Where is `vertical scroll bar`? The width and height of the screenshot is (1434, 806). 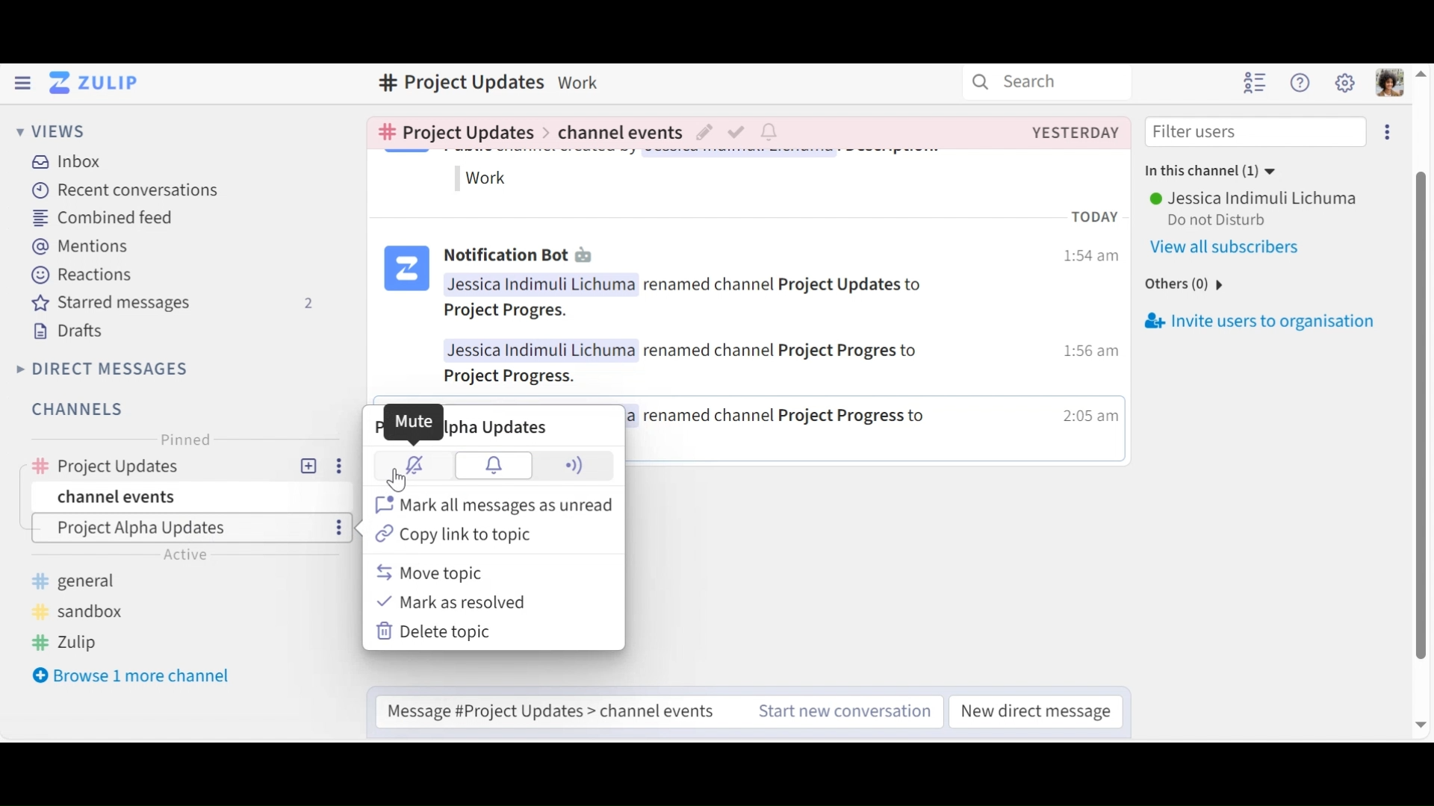
vertical scroll bar is located at coordinates (1424, 415).